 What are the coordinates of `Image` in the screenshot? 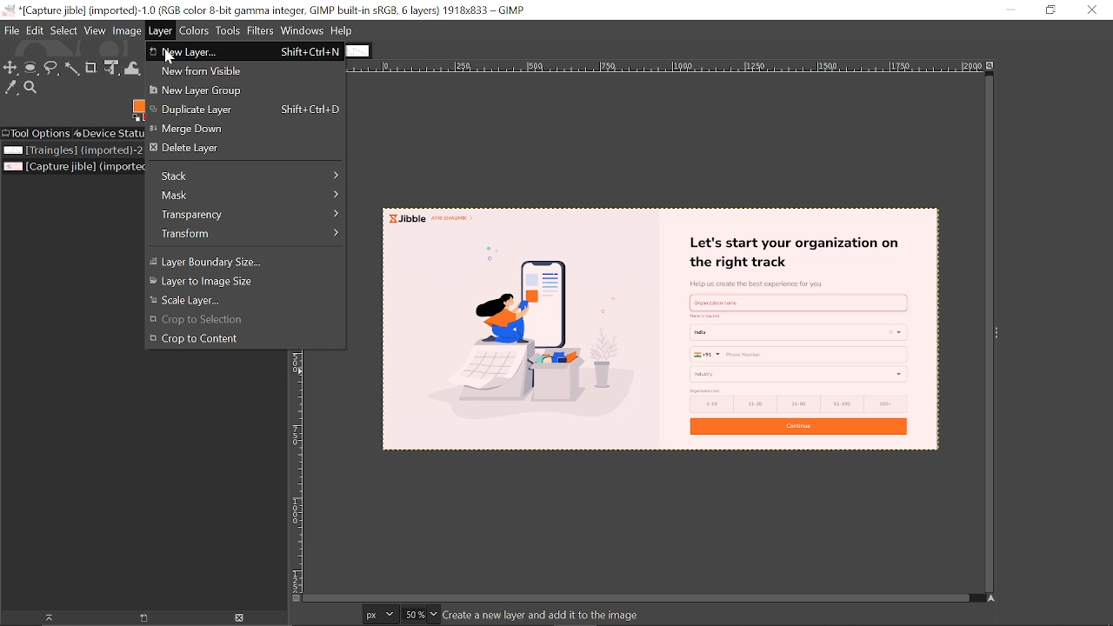 It's located at (128, 30).